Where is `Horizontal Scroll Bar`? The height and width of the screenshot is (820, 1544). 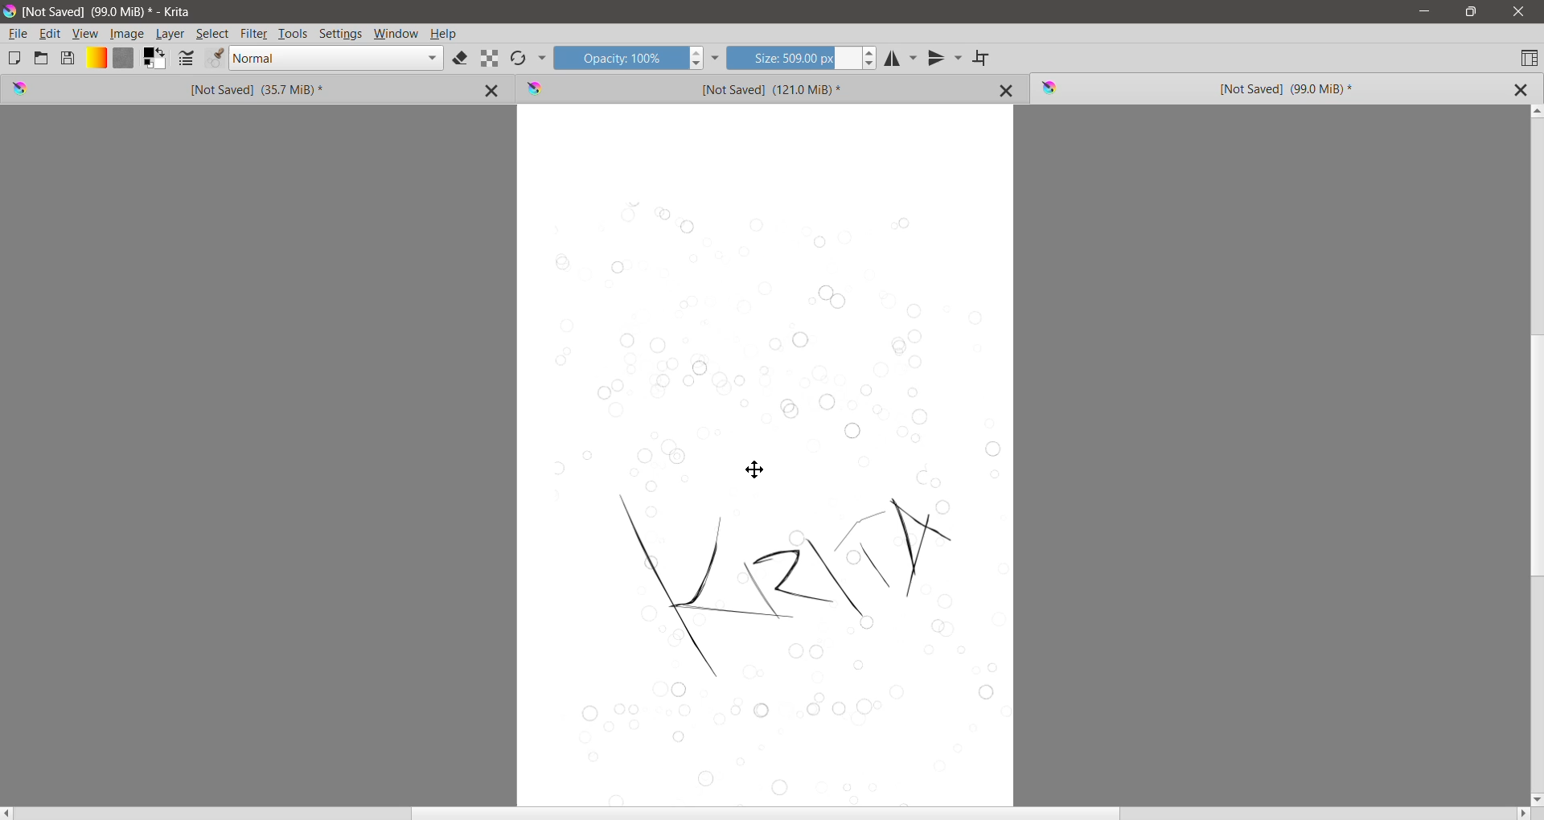 Horizontal Scroll Bar is located at coordinates (766, 814).